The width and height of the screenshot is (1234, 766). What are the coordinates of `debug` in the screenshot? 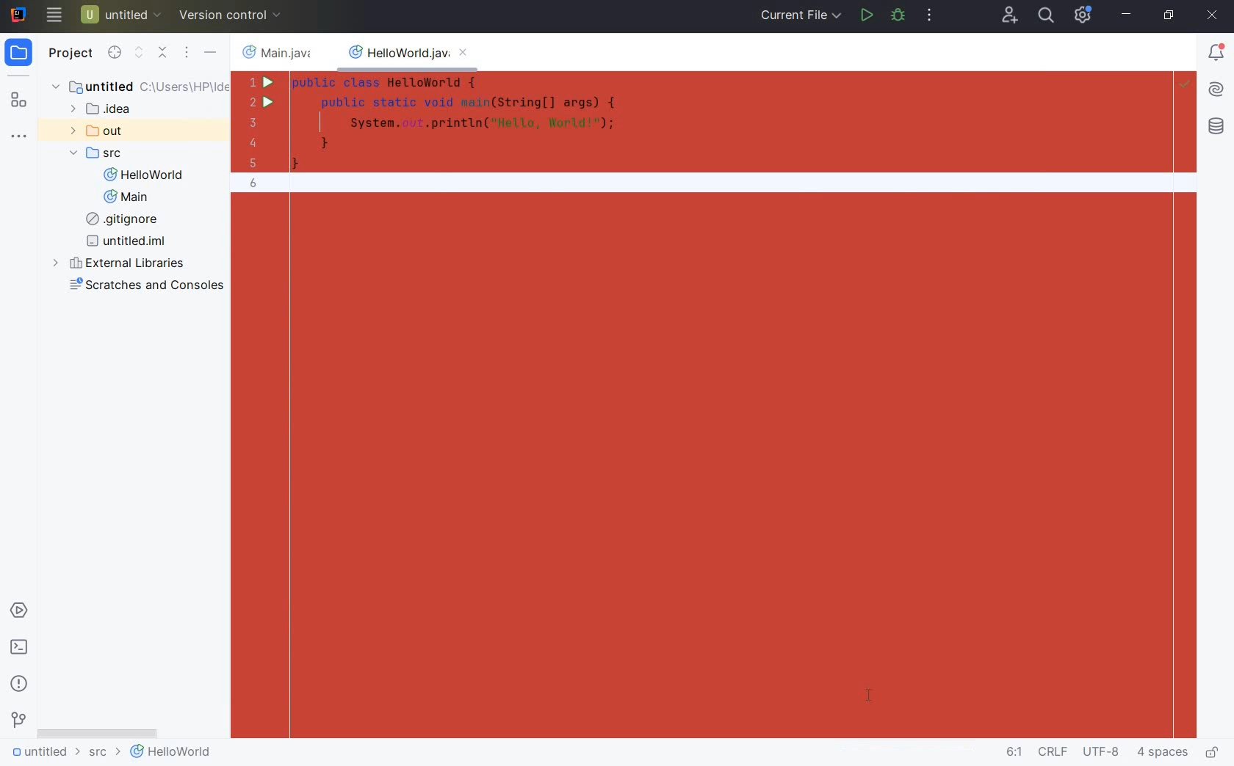 It's located at (898, 15).